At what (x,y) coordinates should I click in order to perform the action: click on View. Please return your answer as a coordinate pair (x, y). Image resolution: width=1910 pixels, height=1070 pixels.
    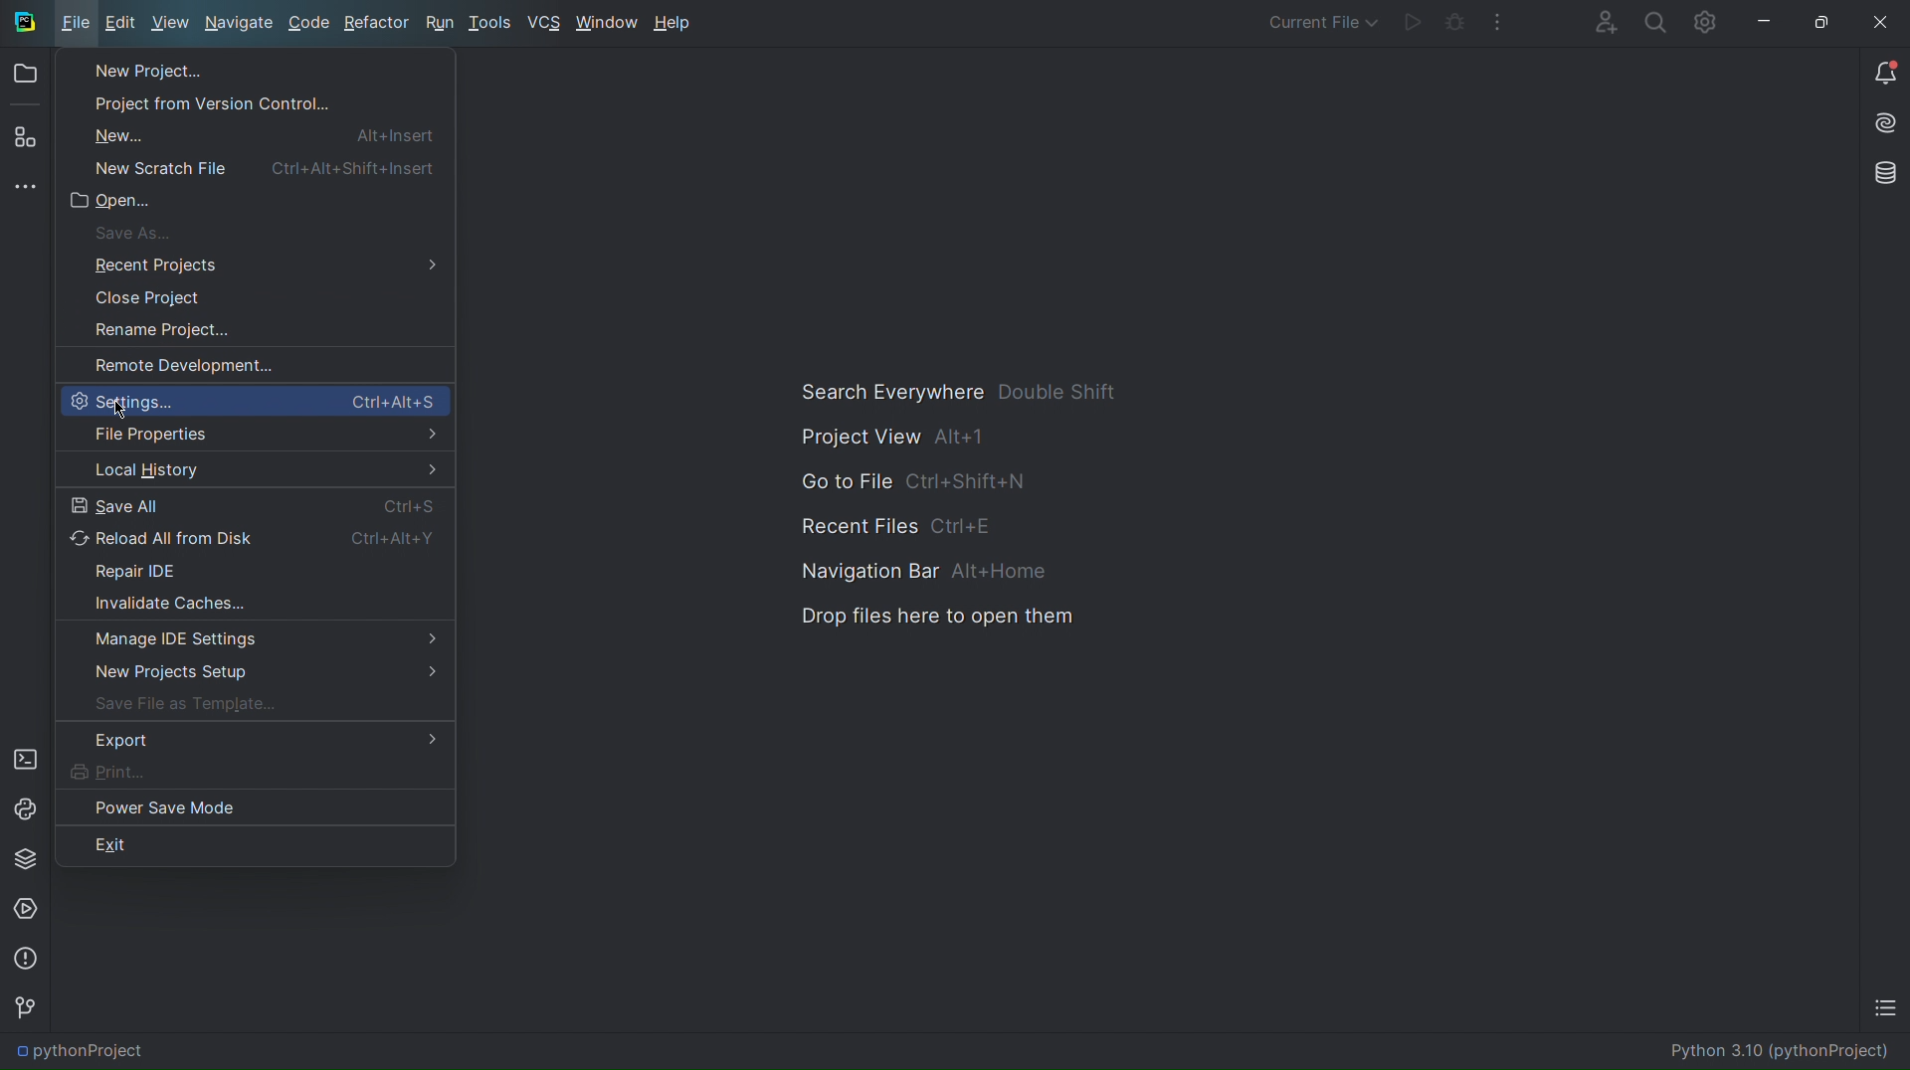
    Looking at the image, I should click on (168, 25).